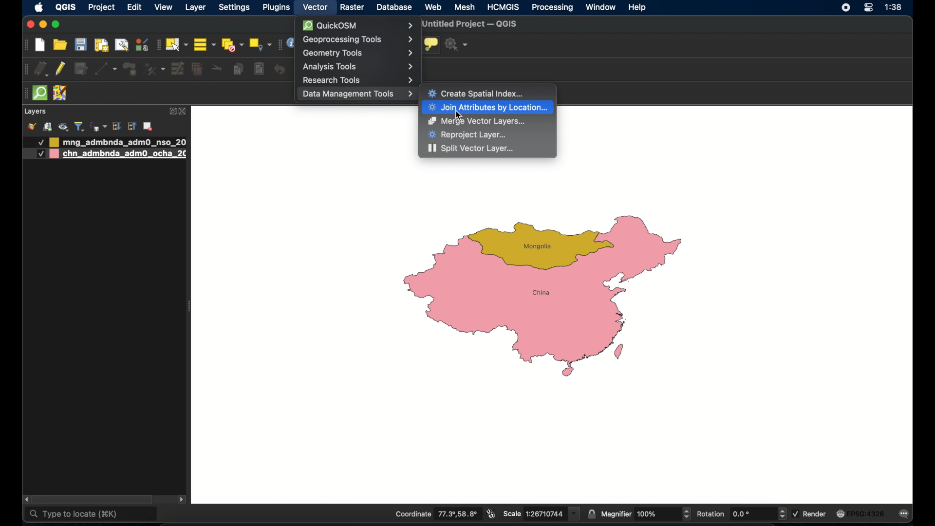  Describe the element at coordinates (490, 106) in the screenshot. I see `Join Attributes by Location...` at that location.